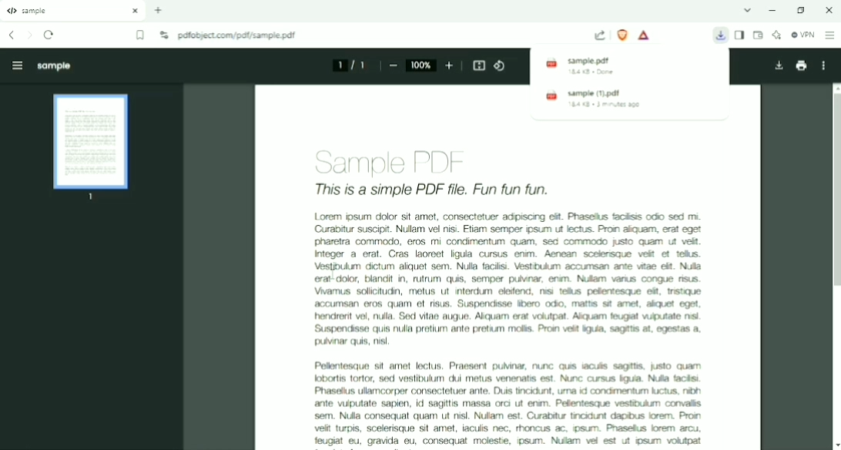 This screenshot has height=450, width=841. What do you see at coordinates (778, 66) in the screenshot?
I see `Download` at bounding box center [778, 66].